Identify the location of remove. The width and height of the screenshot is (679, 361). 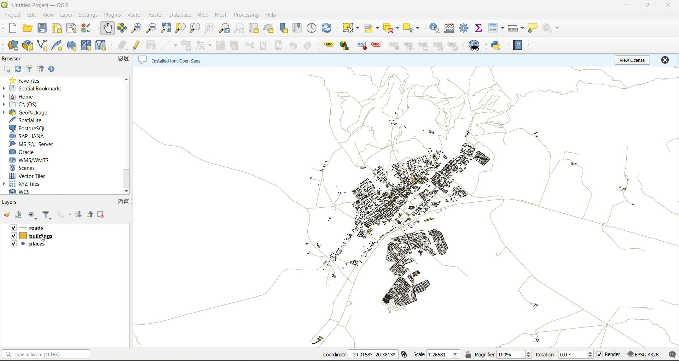
(101, 215).